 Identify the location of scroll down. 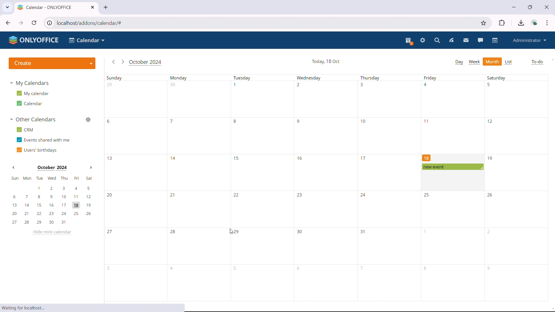
(552, 310).